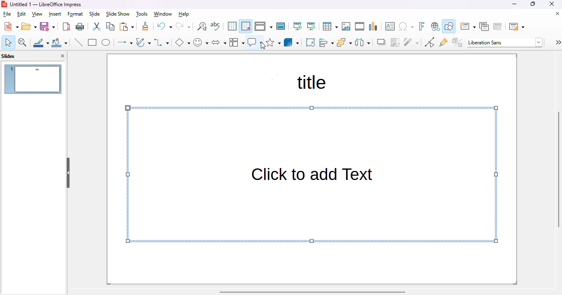 The image size is (562, 295). I want to click on open, so click(29, 26).